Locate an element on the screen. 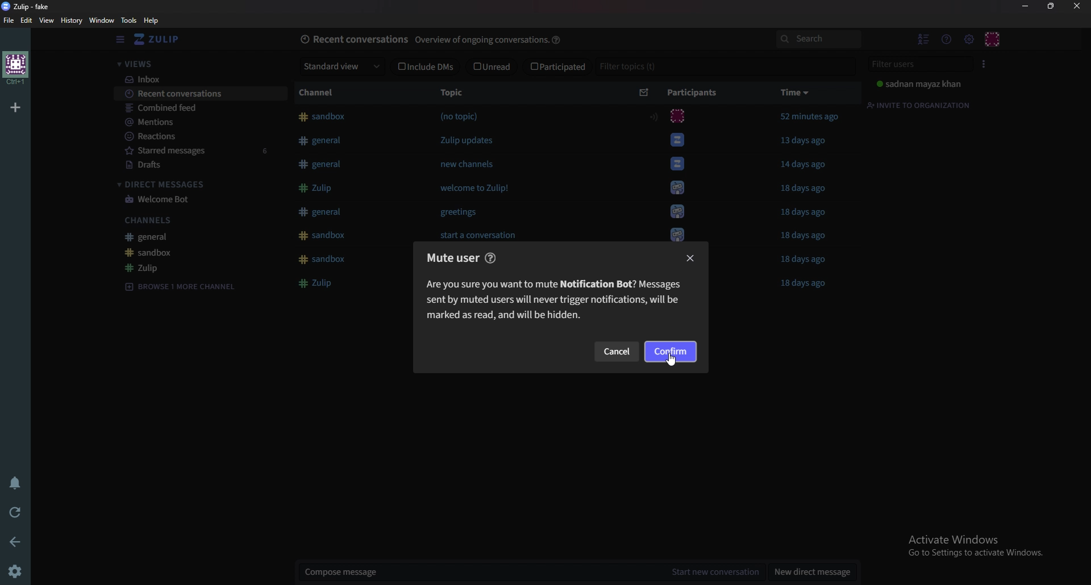 This screenshot has height=585, width=1091. close is located at coordinates (1076, 6).